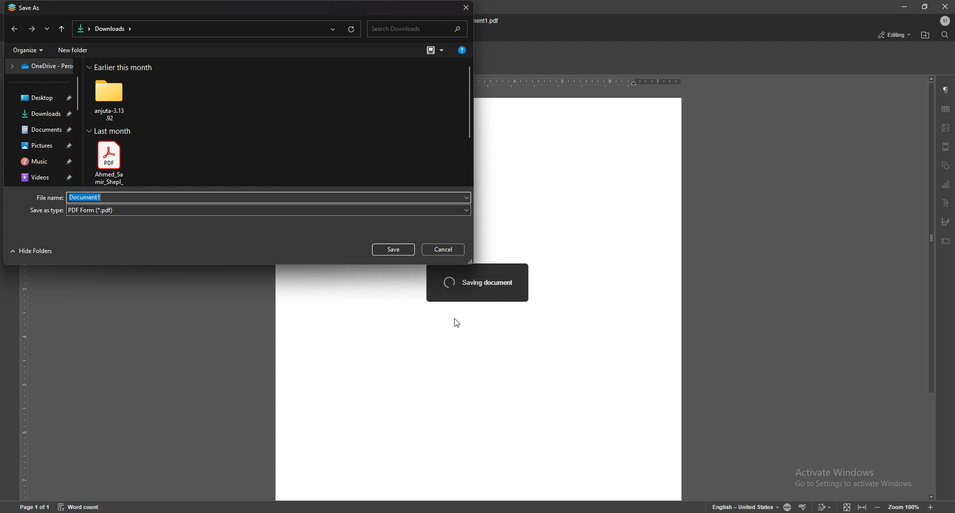  What do you see at coordinates (491, 21) in the screenshot?
I see `file name` at bounding box center [491, 21].